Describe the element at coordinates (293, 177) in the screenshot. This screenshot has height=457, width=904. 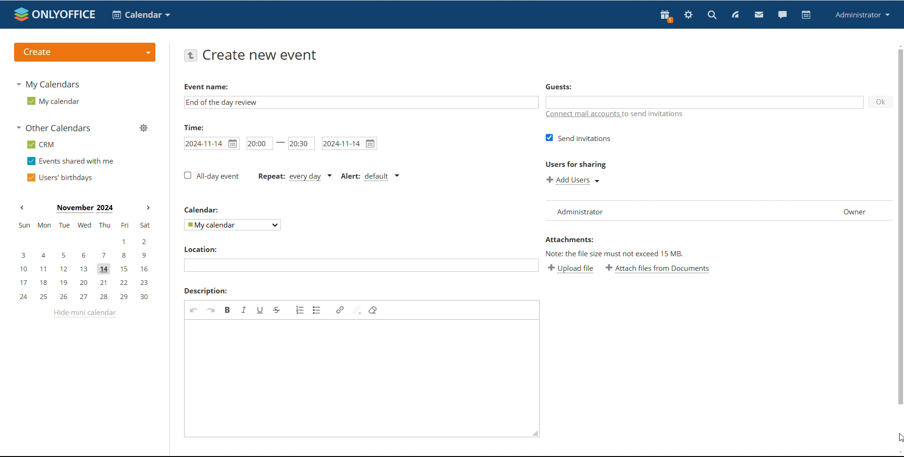
I see `event repetition set for daily` at that location.